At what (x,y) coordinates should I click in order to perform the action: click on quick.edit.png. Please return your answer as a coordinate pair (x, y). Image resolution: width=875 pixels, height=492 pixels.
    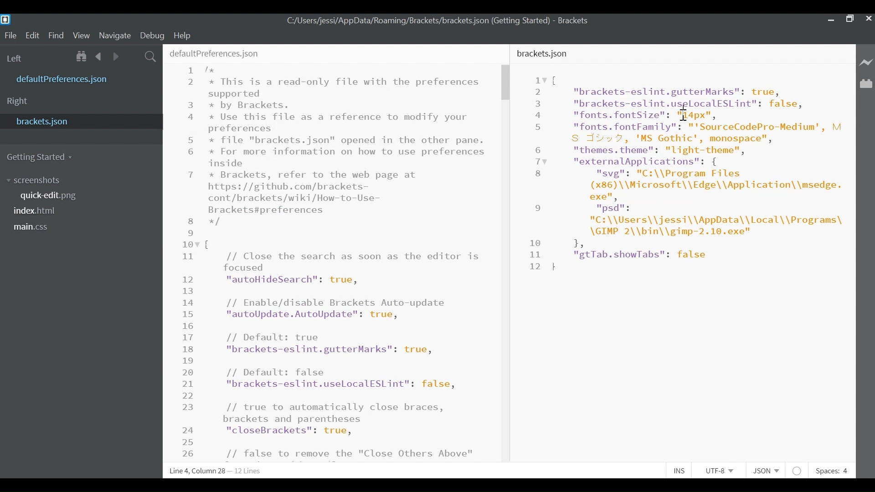
    Looking at the image, I should click on (50, 196).